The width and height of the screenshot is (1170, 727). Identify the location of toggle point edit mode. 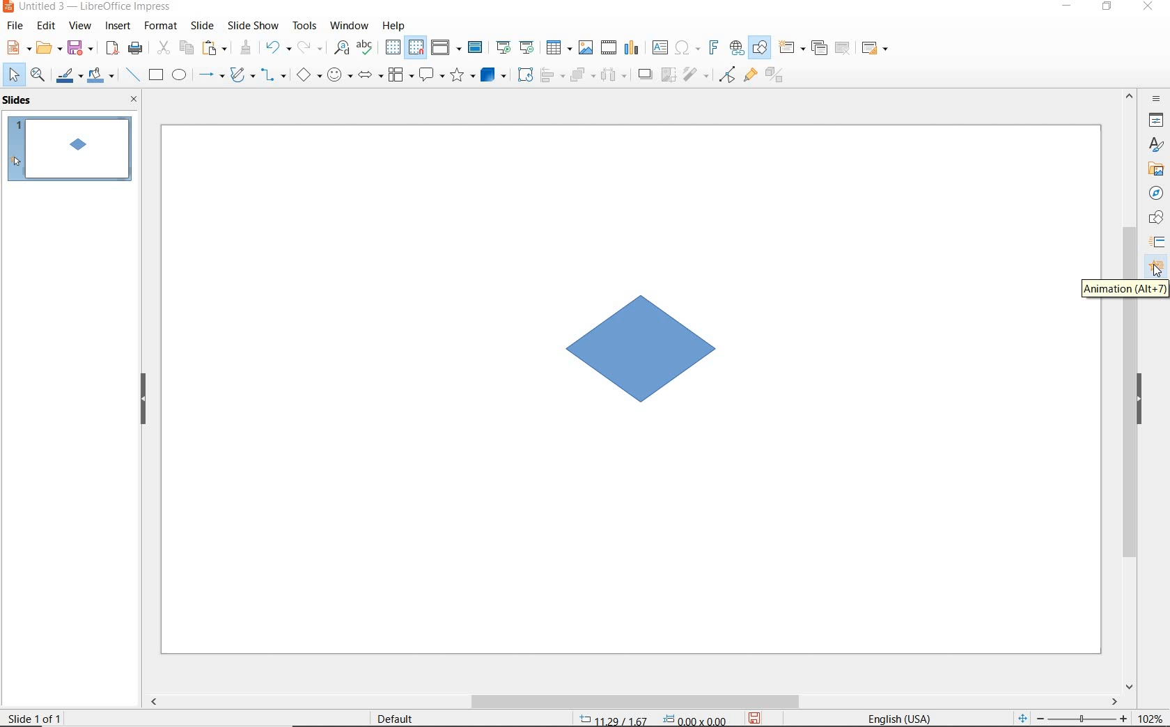
(727, 75).